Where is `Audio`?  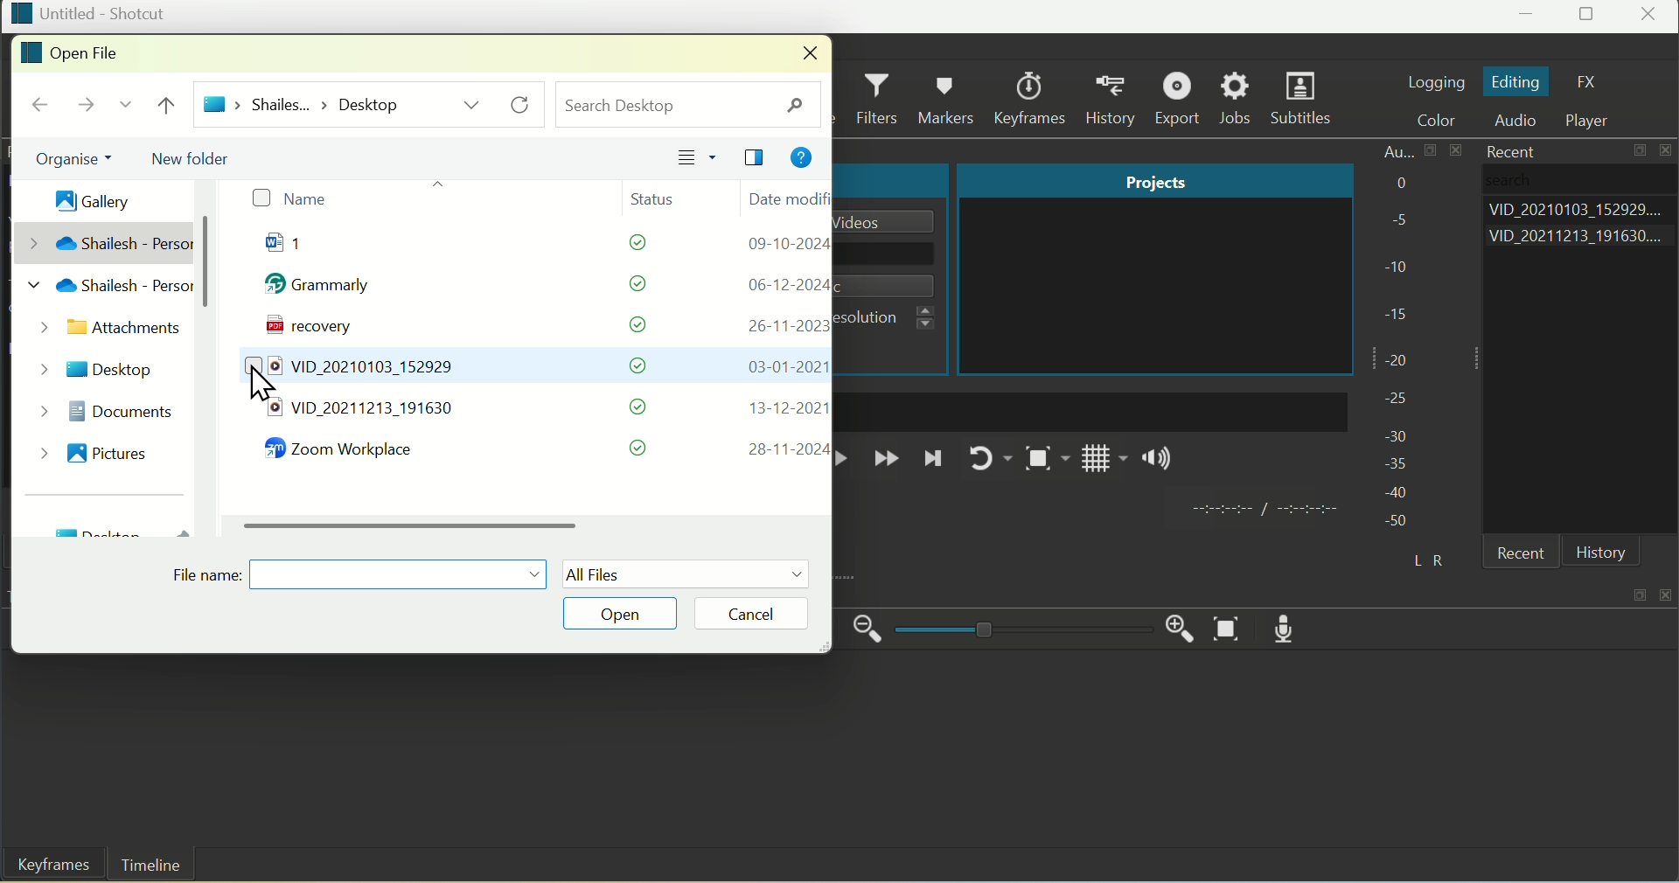 Audio is located at coordinates (1522, 122).